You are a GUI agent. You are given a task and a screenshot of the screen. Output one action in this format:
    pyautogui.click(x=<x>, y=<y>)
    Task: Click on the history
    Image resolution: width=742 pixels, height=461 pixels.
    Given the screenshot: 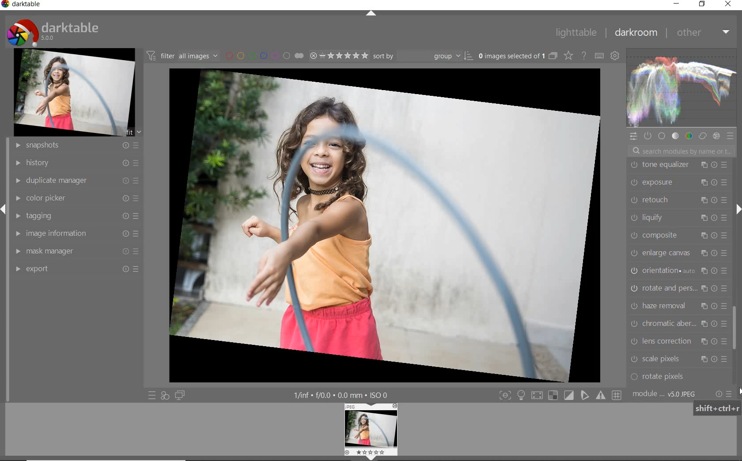 What is the action you would take?
    pyautogui.click(x=77, y=162)
    